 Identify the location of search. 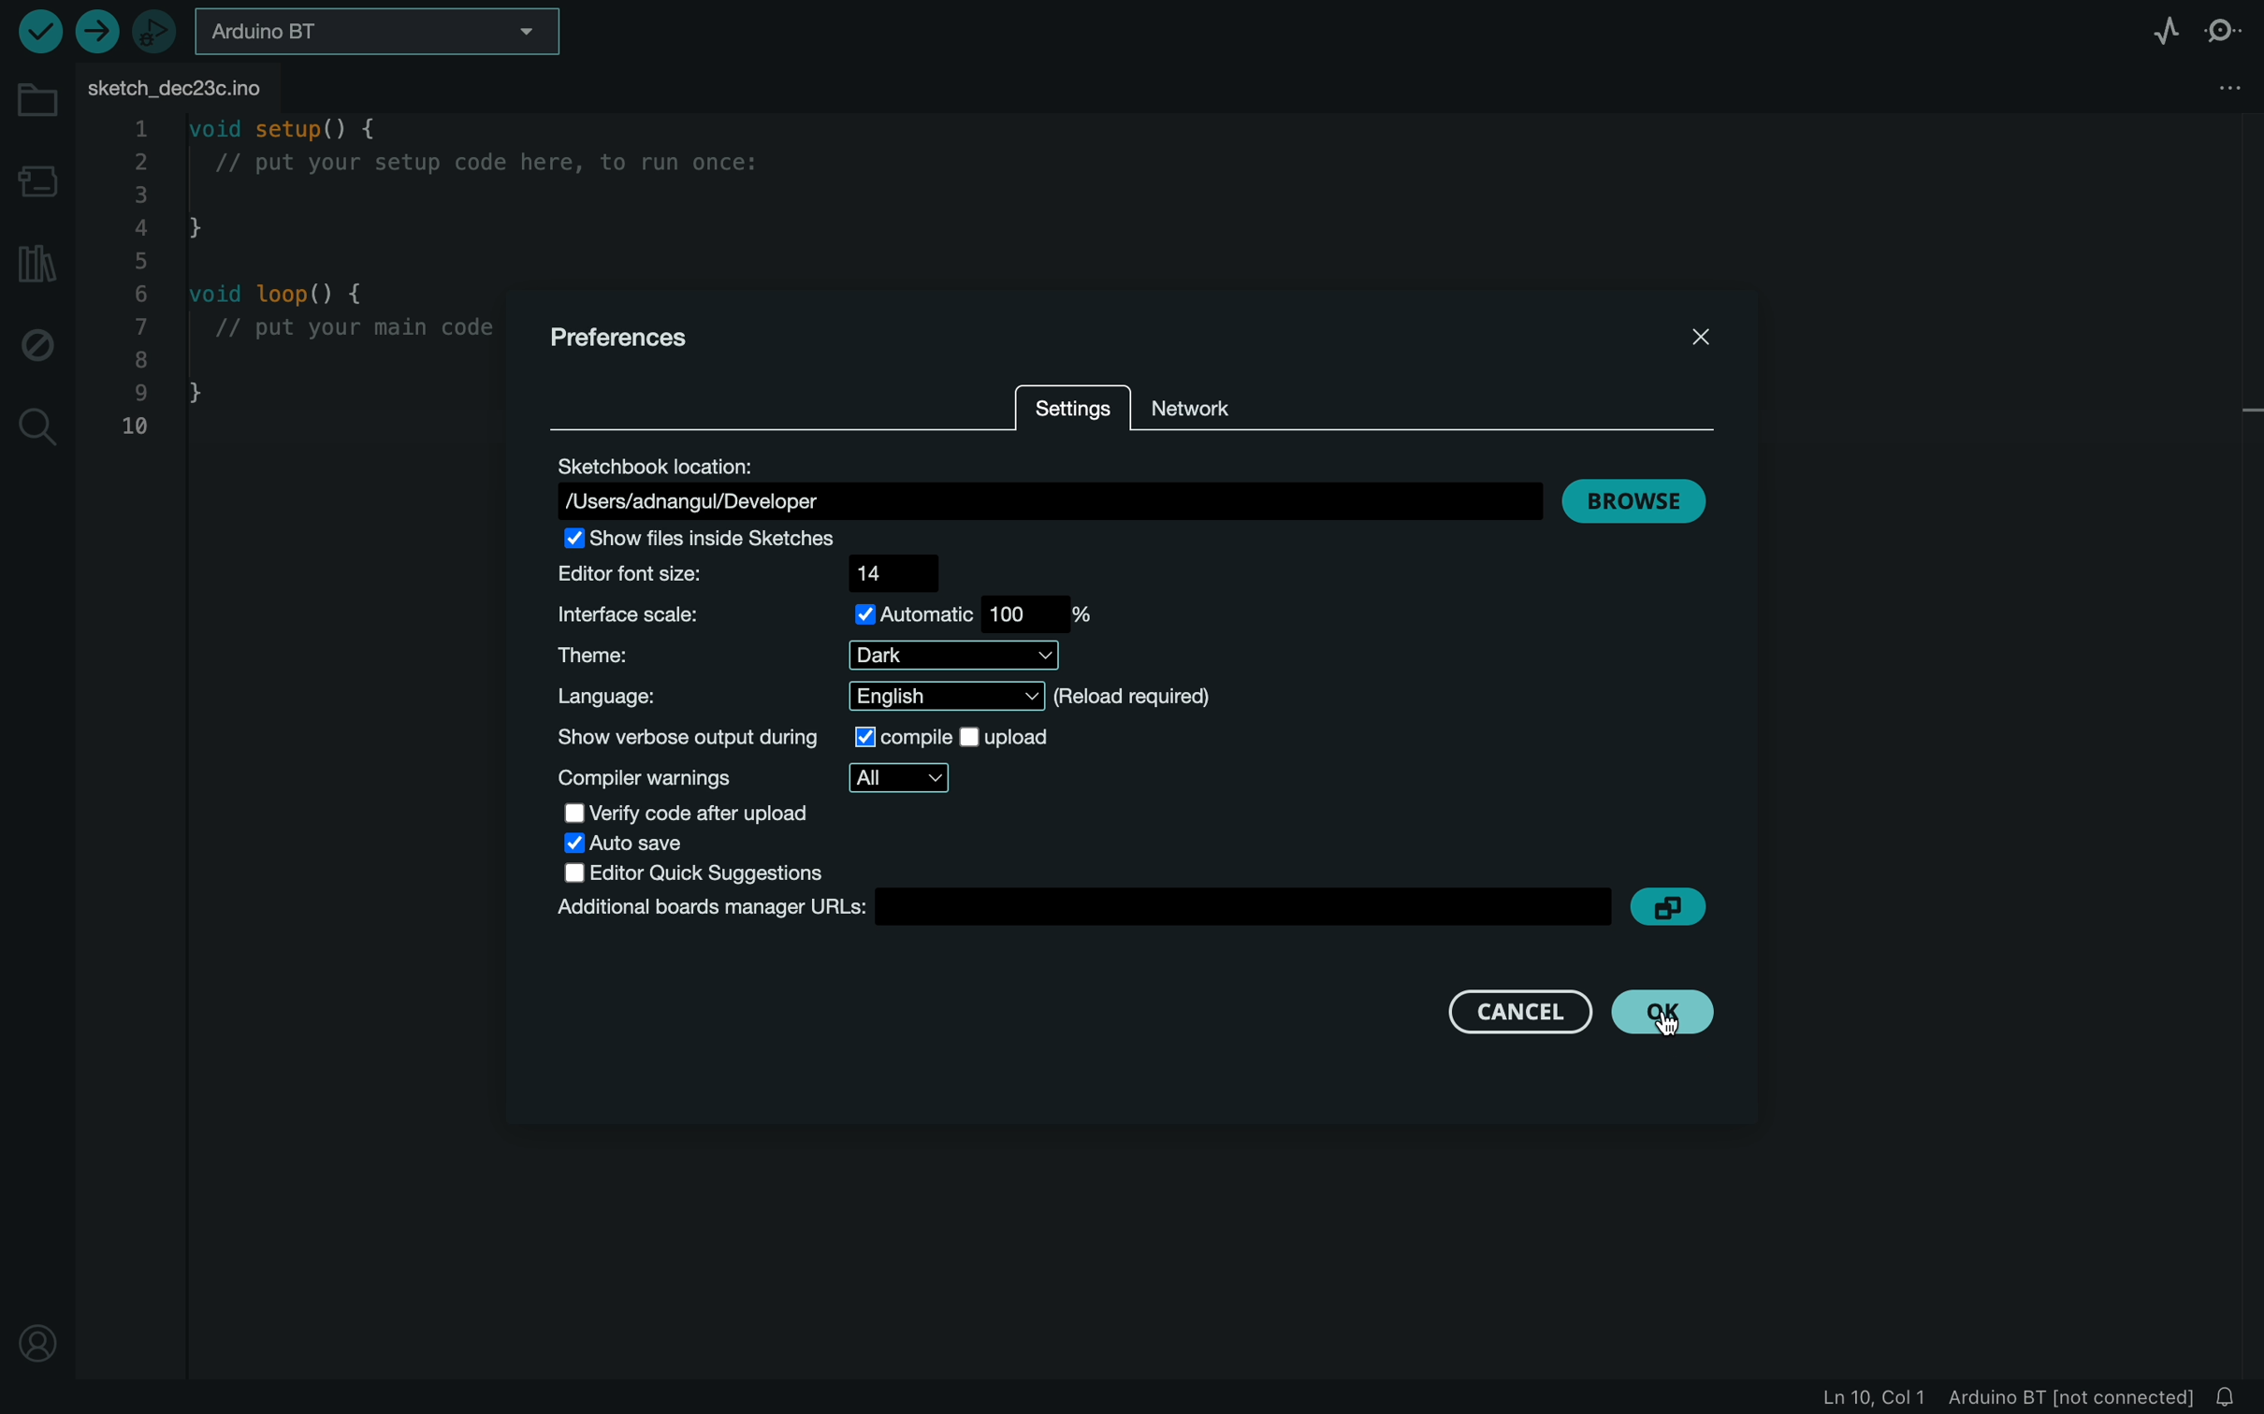
(37, 428).